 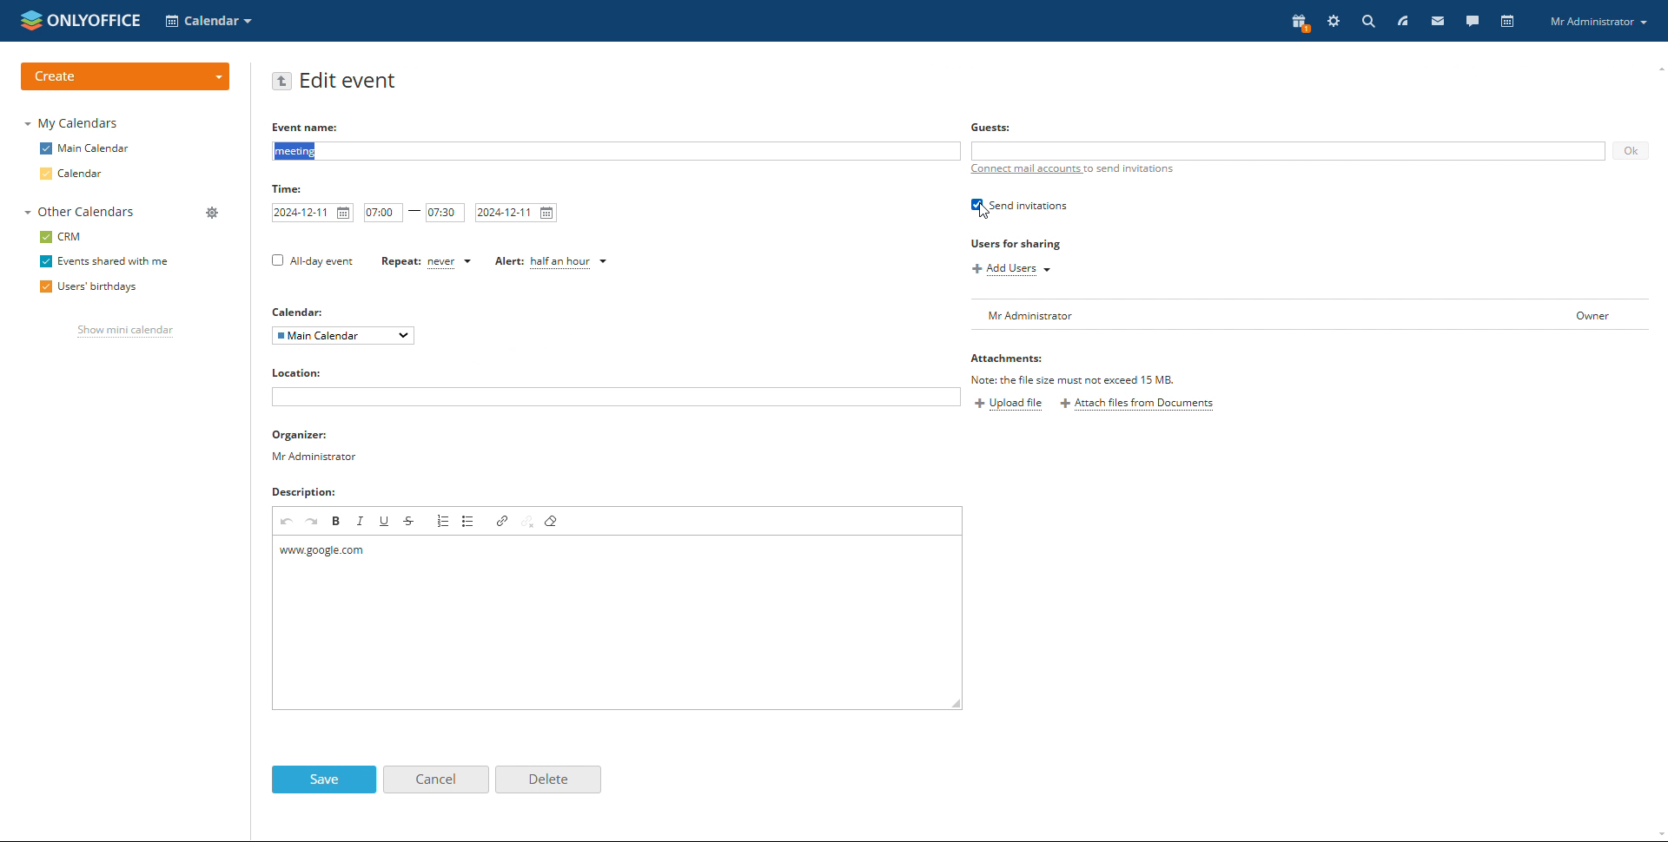 What do you see at coordinates (386, 521) in the screenshot?
I see `underline` at bounding box center [386, 521].